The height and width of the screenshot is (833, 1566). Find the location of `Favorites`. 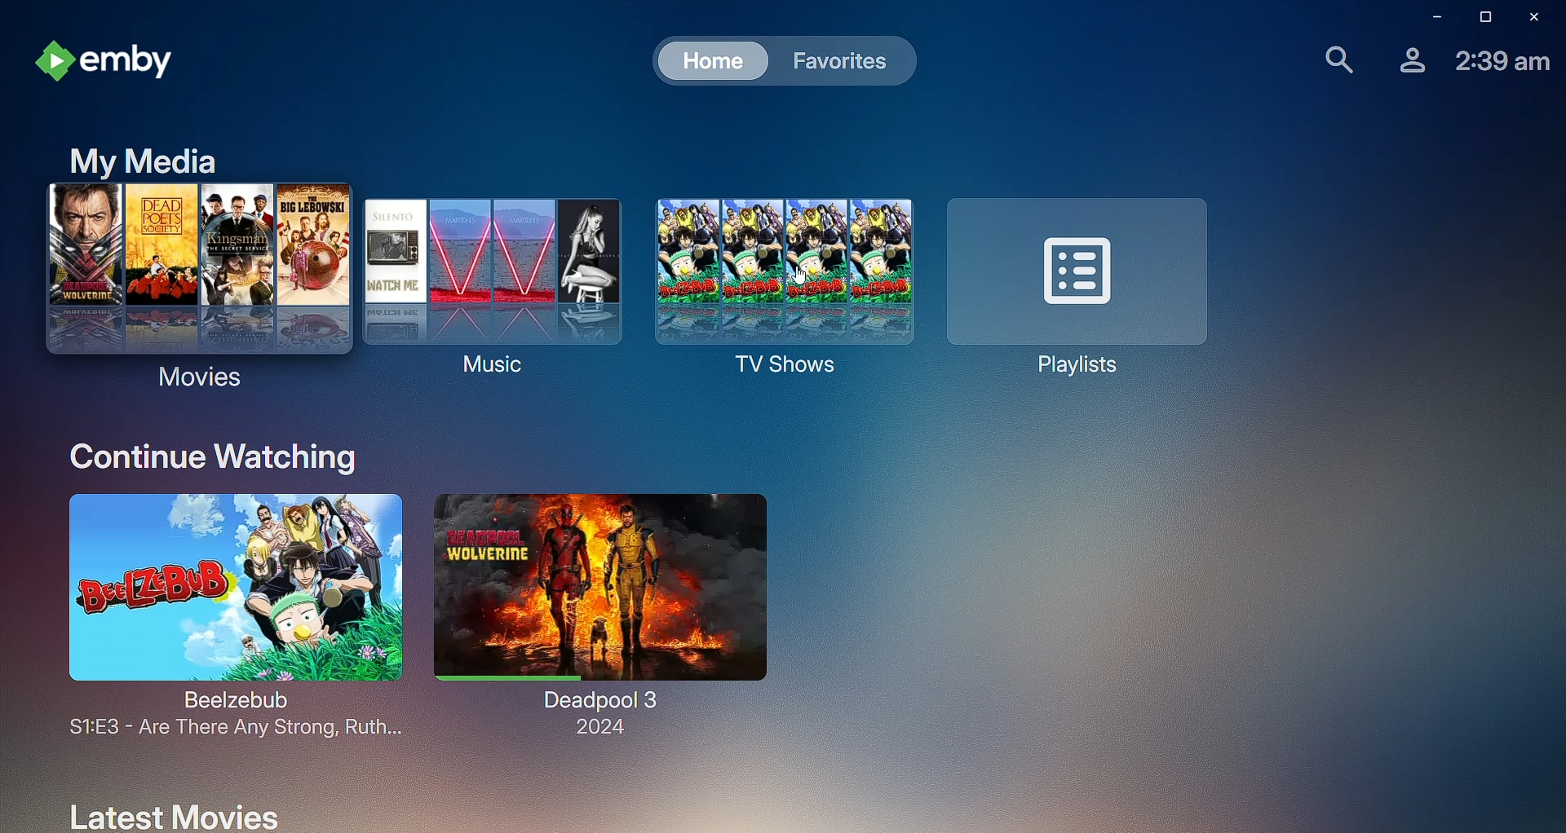

Favorites is located at coordinates (840, 60).